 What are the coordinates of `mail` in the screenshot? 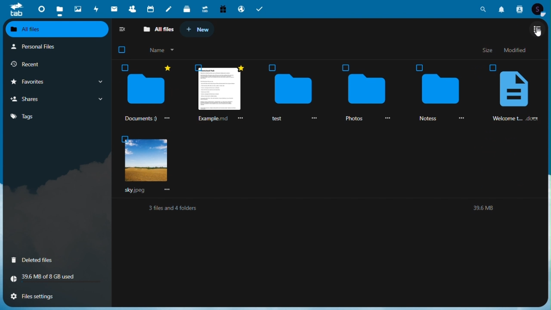 It's located at (114, 8).